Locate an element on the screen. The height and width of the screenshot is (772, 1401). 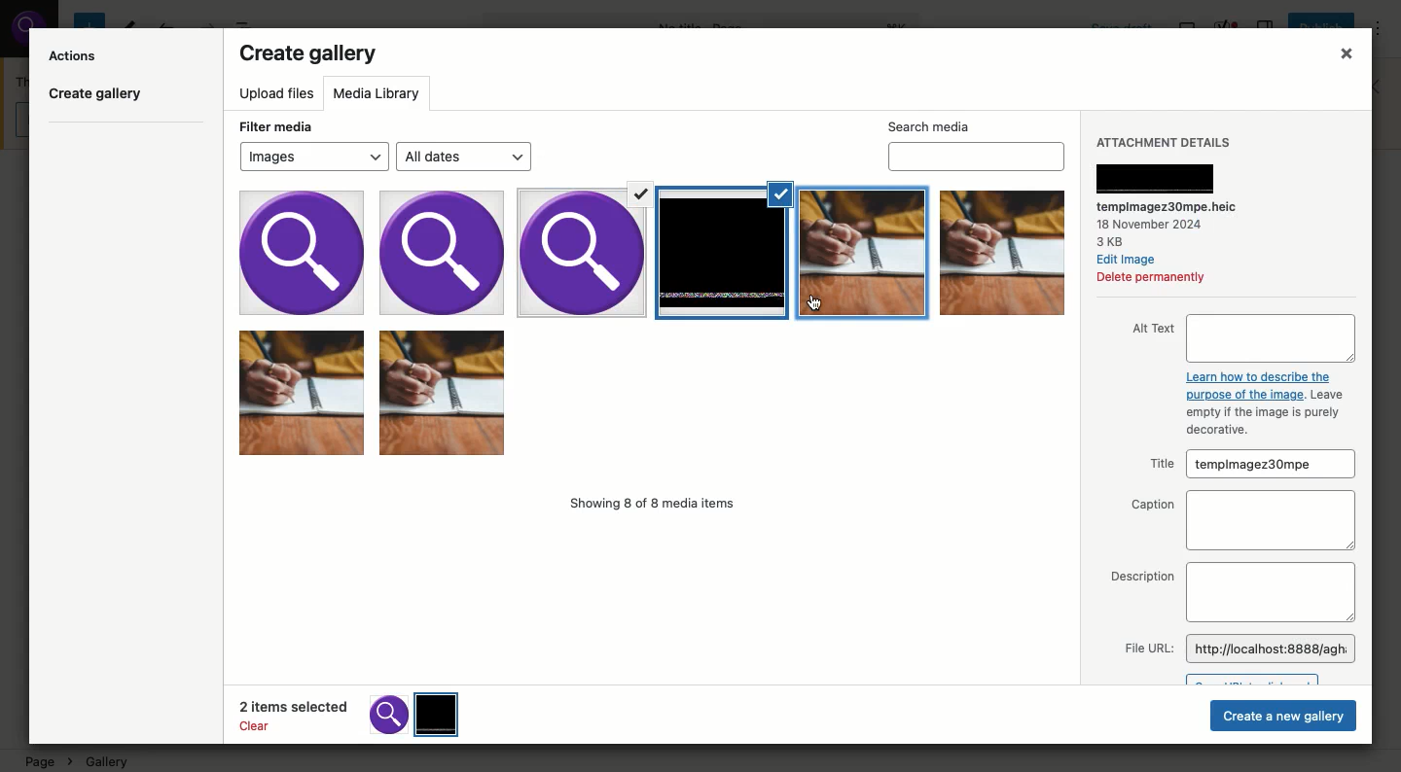
Media library is located at coordinates (380, 93).